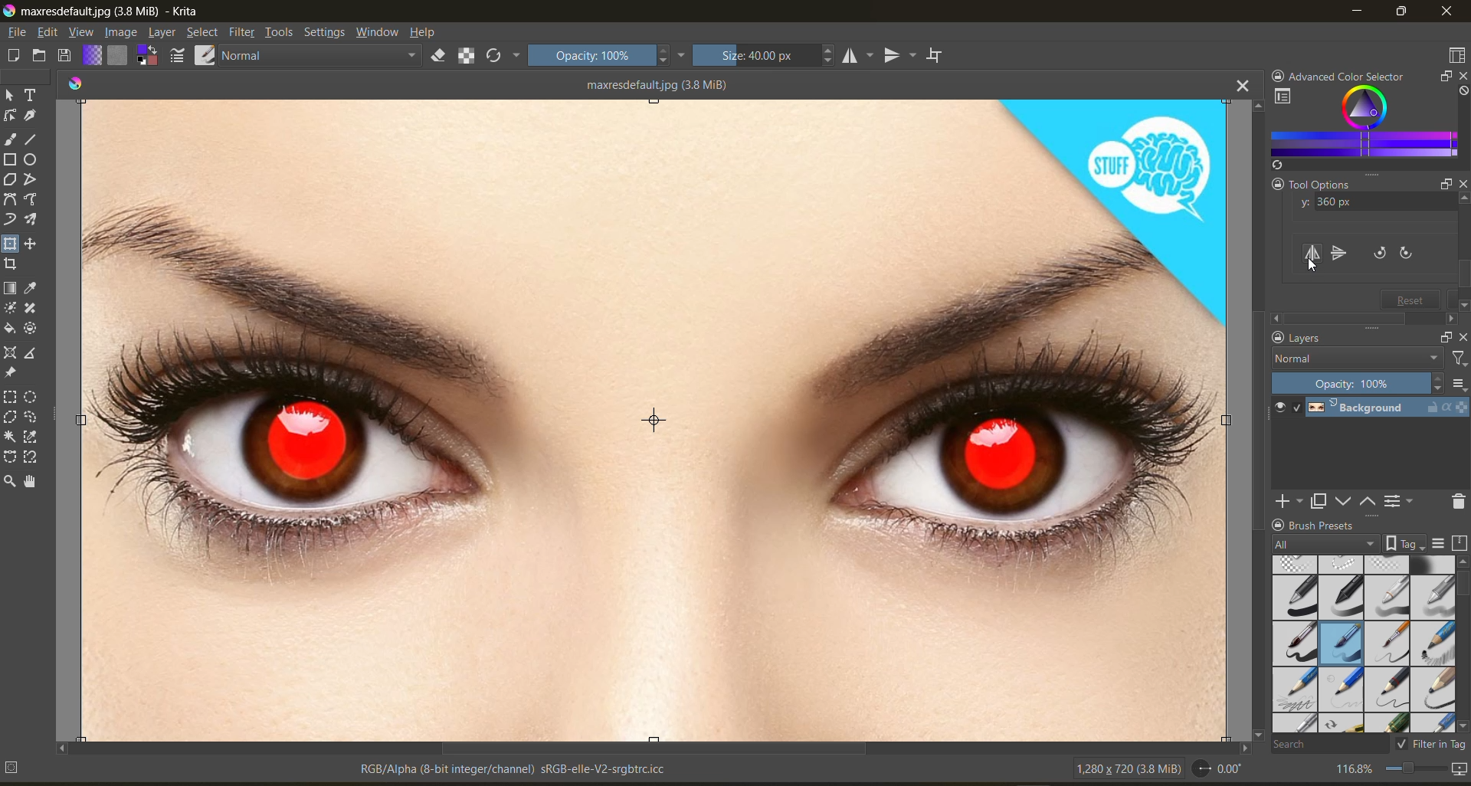 Image resolution: width=1471 pixels, height=786 pixels. I want to click on tool, so click(12, 264).